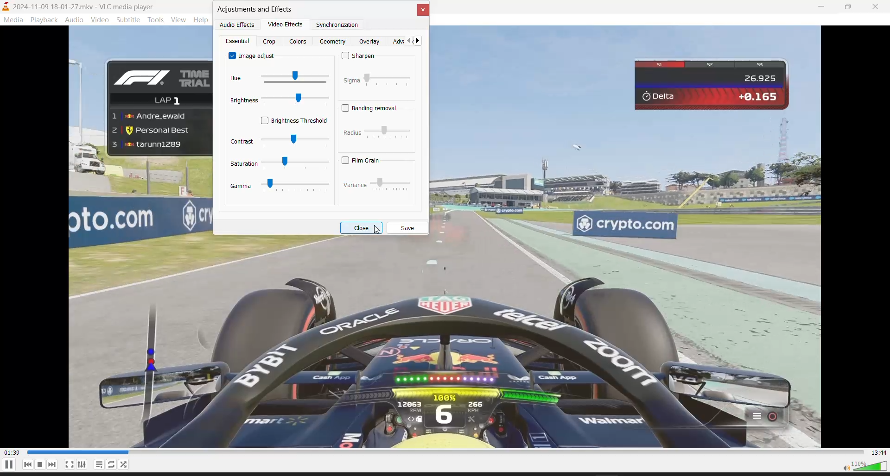 This screenshot has width=890, height=476. I want to click on previous, so click(408, 41).